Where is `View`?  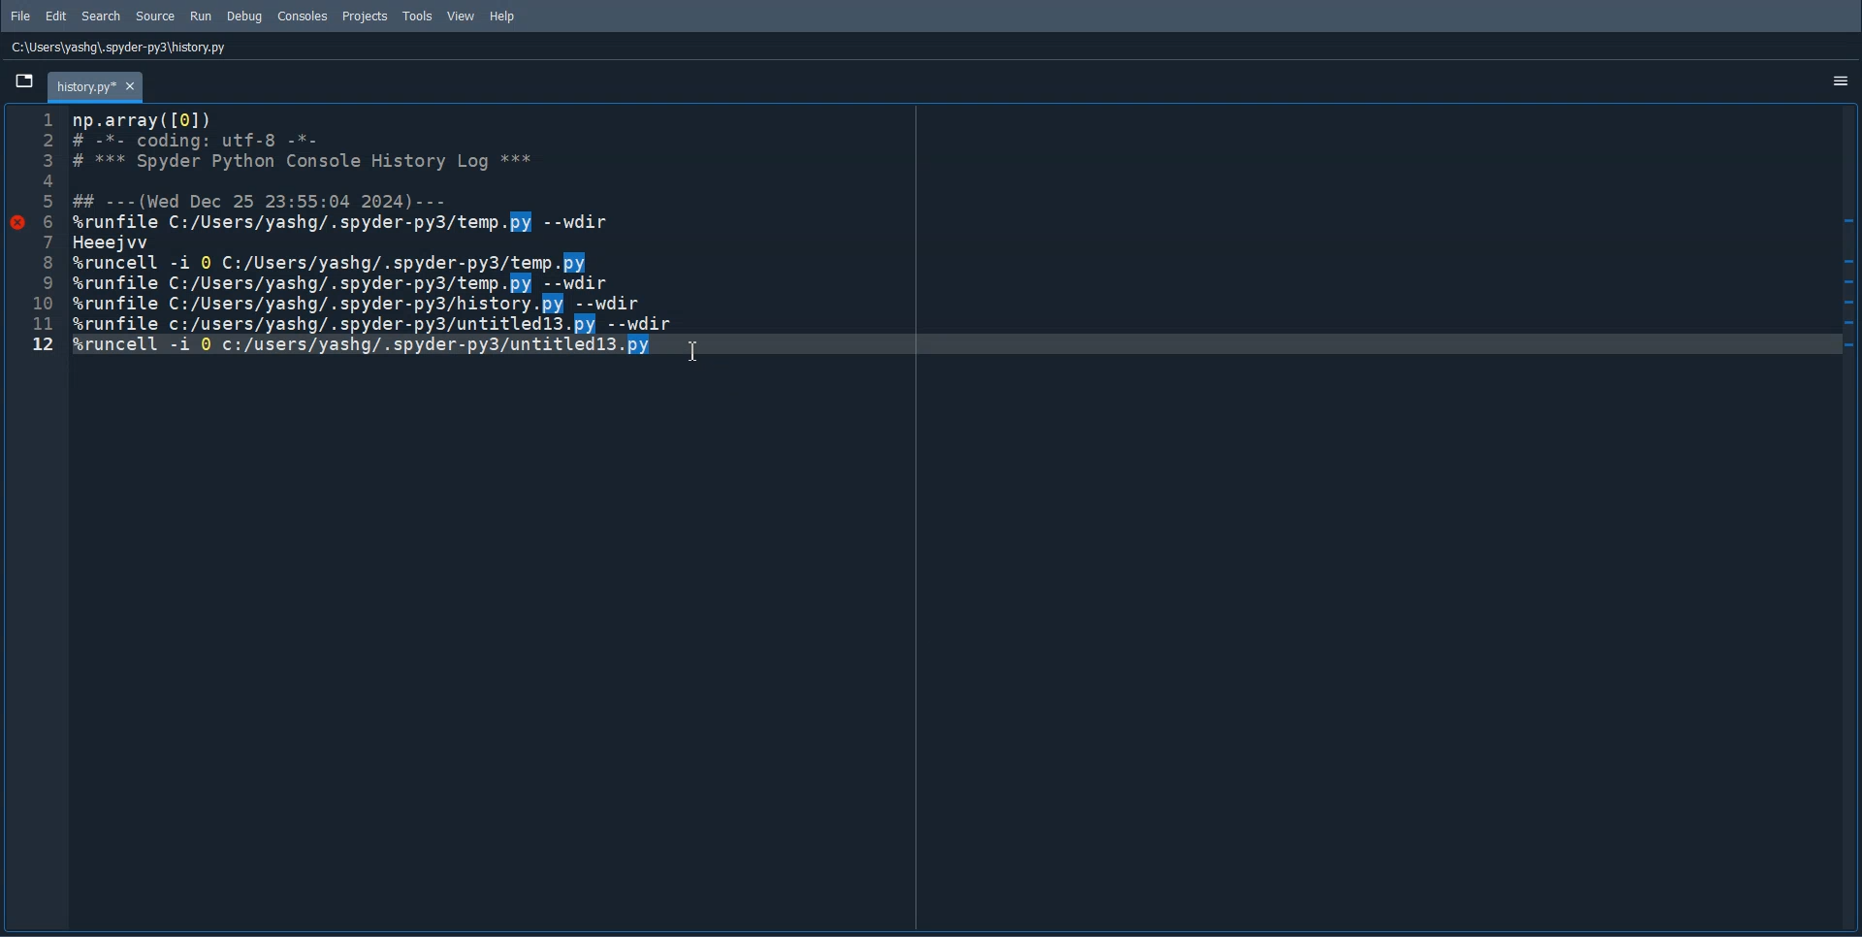
View is located at coordinates (462, 16).